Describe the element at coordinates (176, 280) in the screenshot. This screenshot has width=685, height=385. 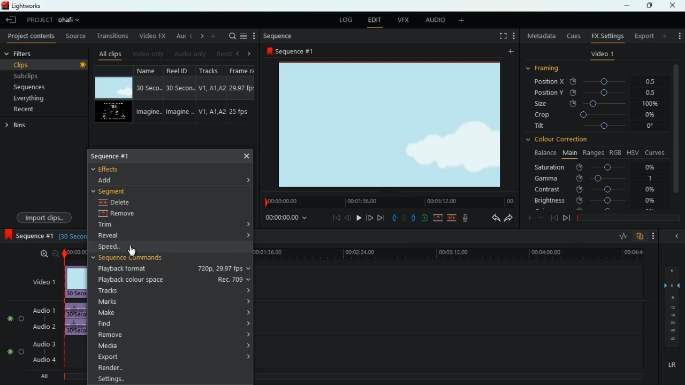
I see `playback colour space` at that location.